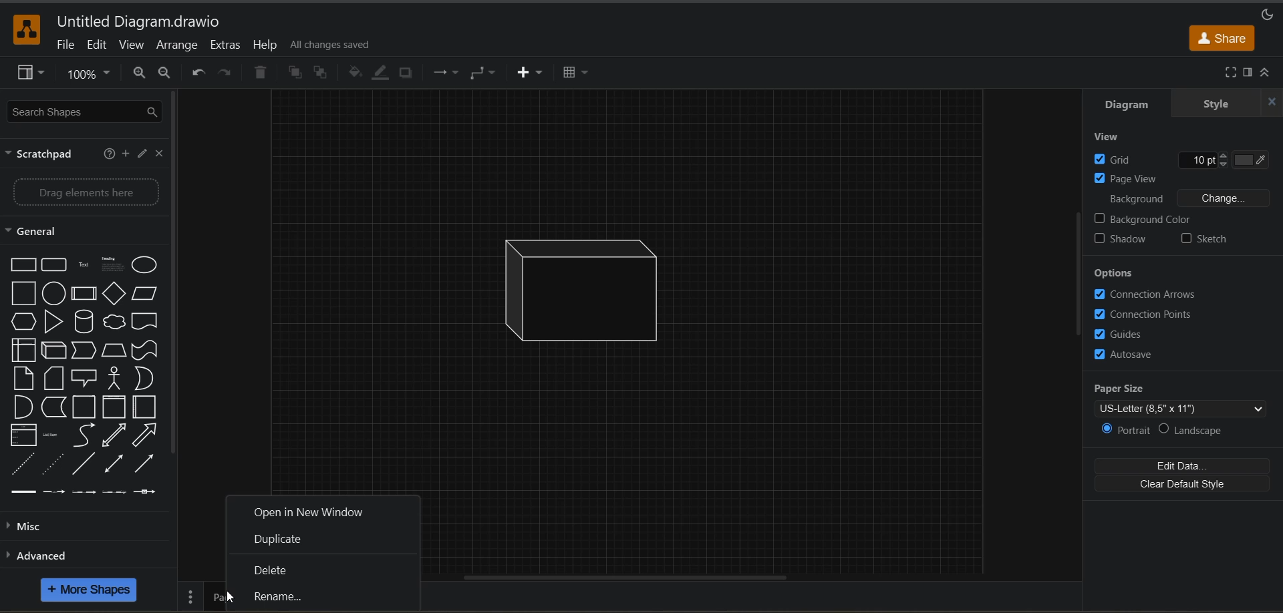  What do you see at coordinates (1125, 238) in the screenshot?
I see `shadow` at bounding box center [1125, 238].